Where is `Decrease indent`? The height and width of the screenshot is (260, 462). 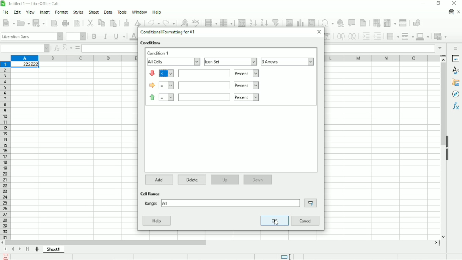 Decrease indent is located at coordinates (378, 36).